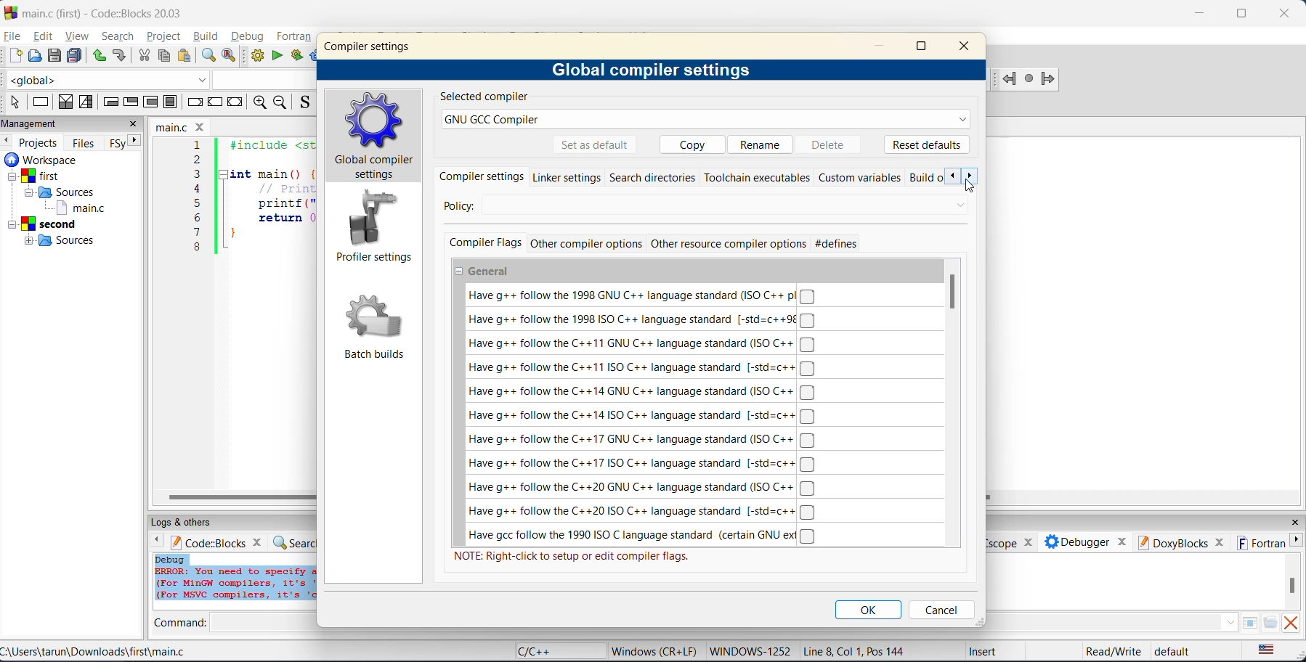 The width and height of the screenshot is (1306, 662). Describe the element at coordinates (641, 393) in the screenshot. I see `Have g++ follow the C++14 GNU C++ language standard (ISO C++` at that location.